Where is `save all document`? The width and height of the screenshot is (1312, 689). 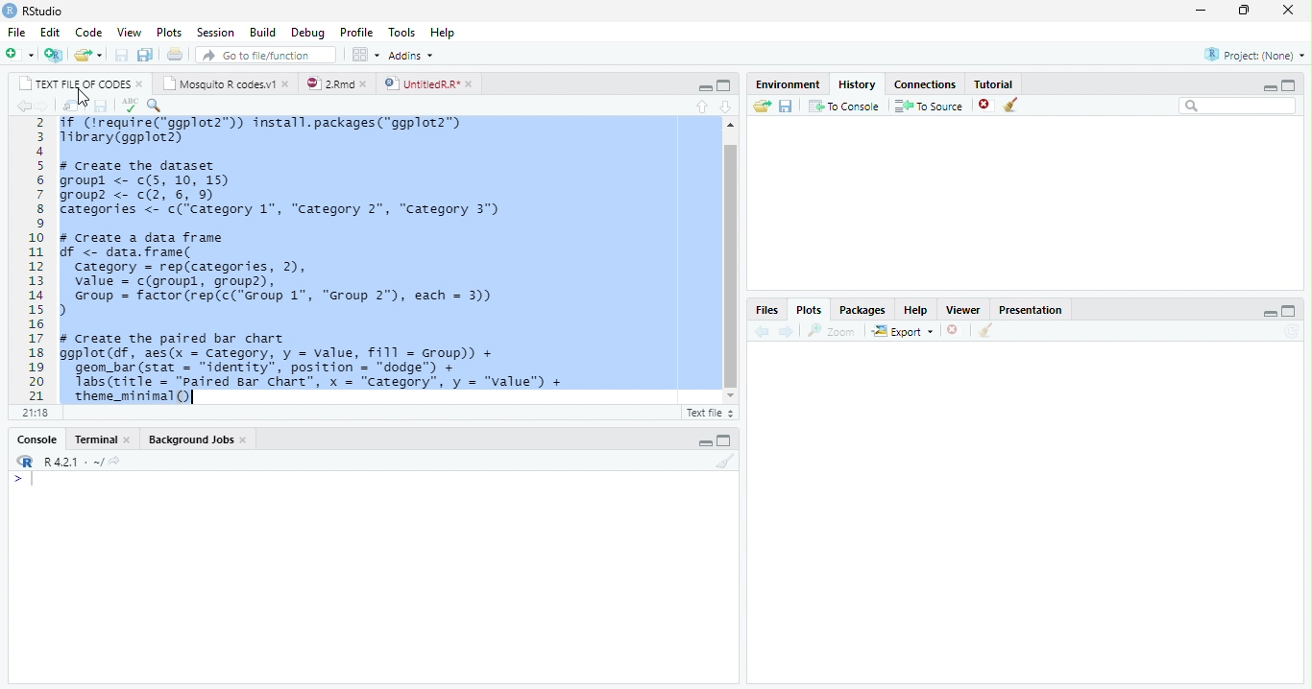
save all document is located at coordinates (147, 54).